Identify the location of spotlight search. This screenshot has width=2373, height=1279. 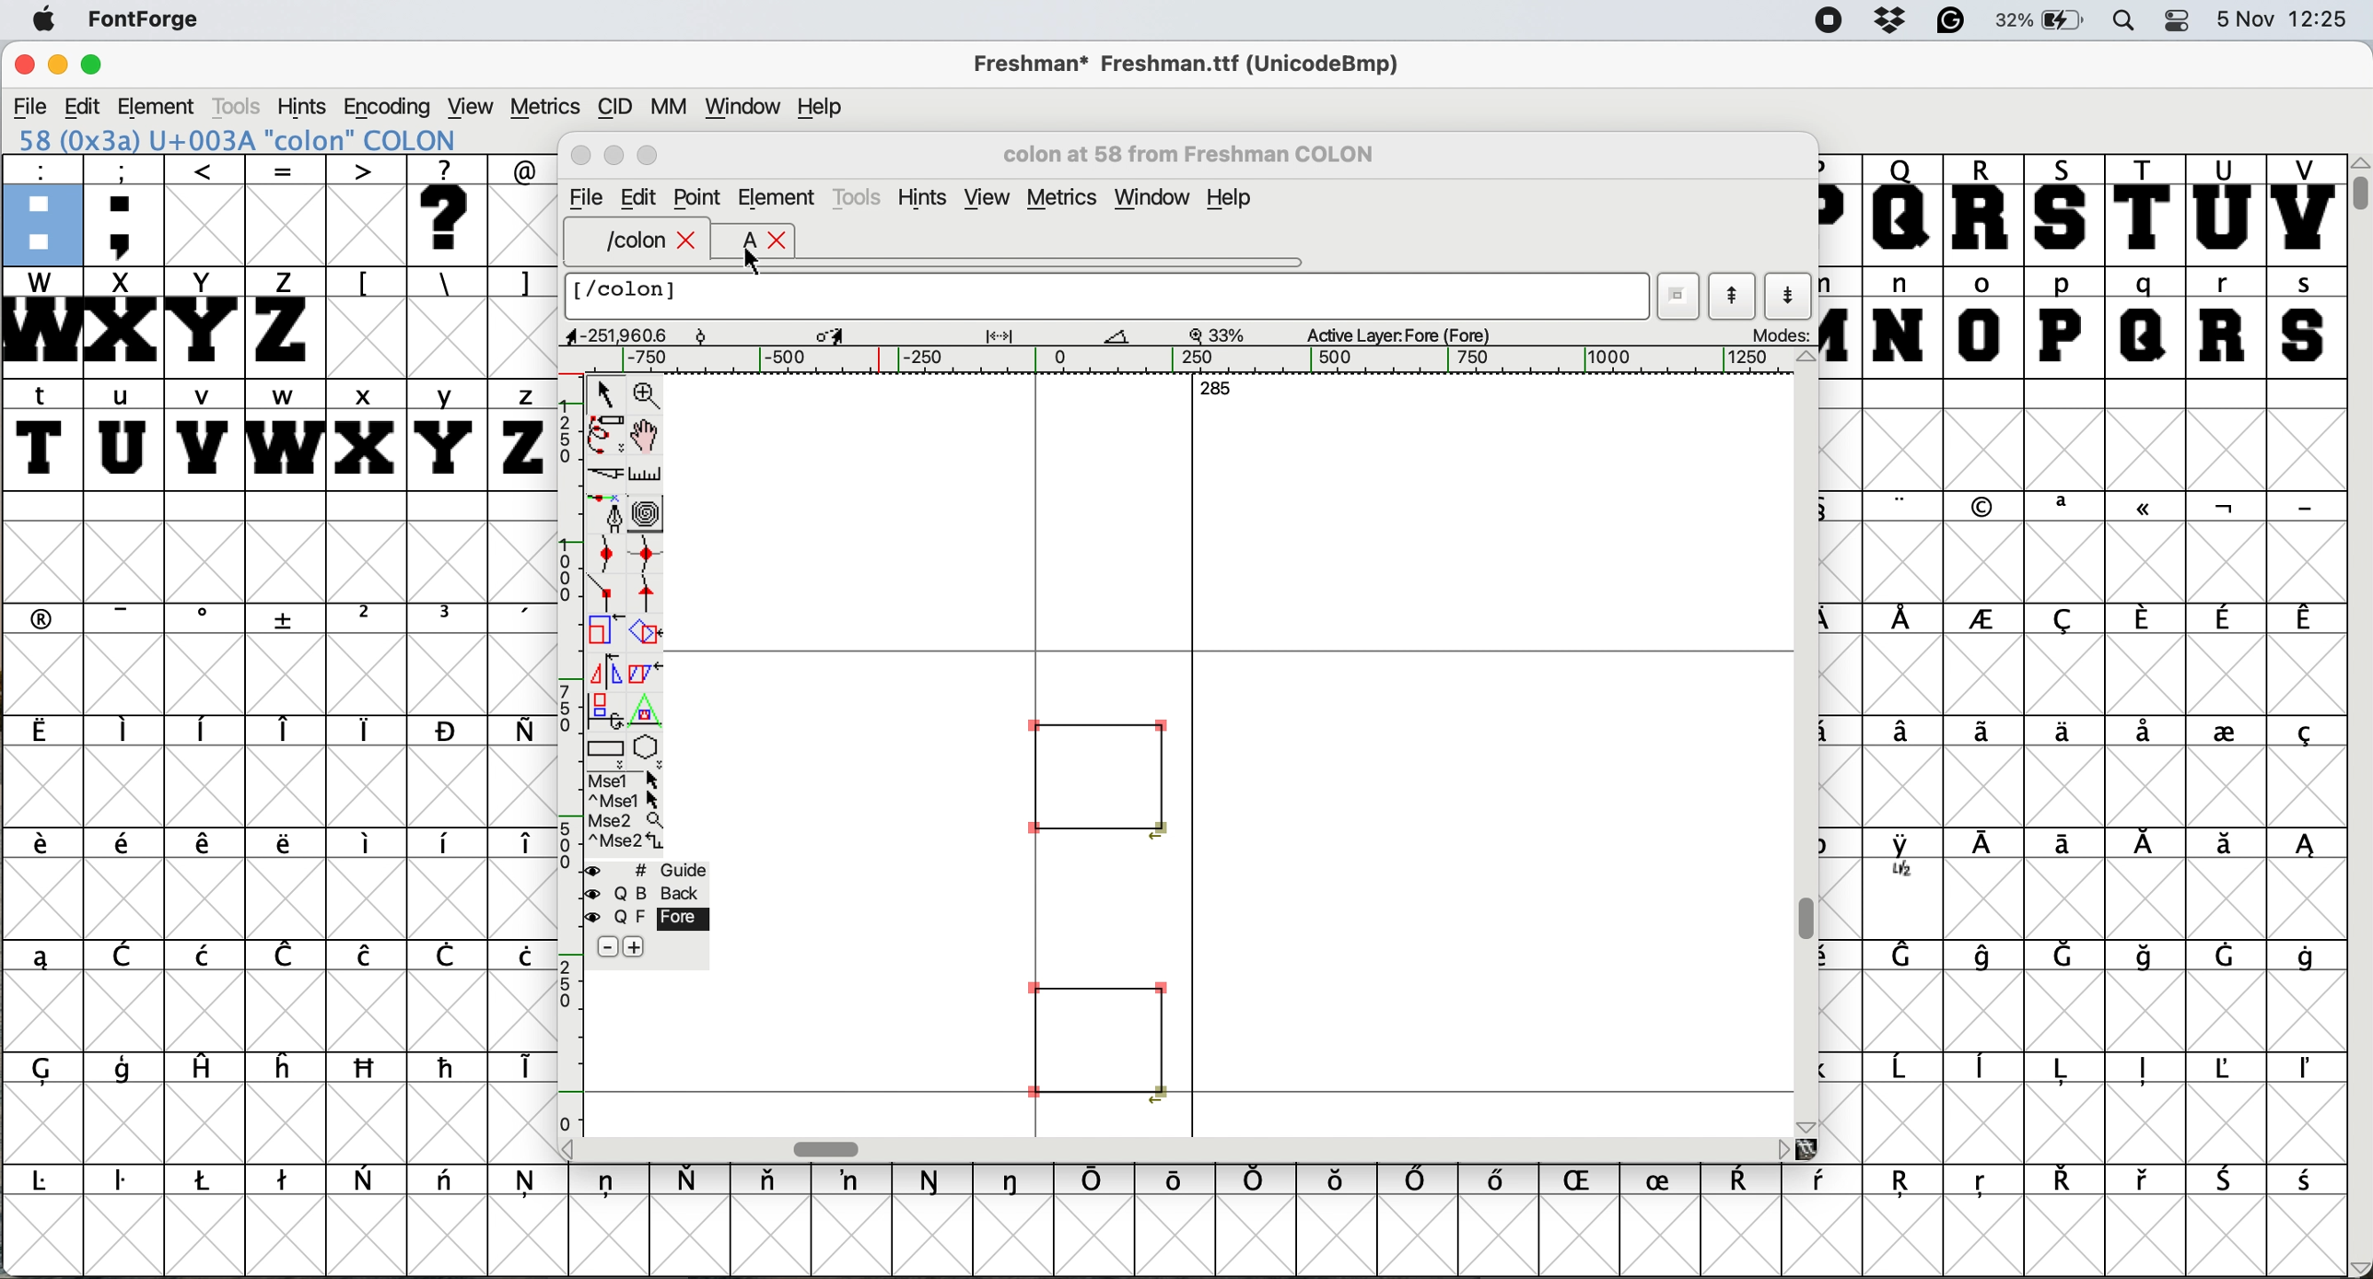
(2124, 22).